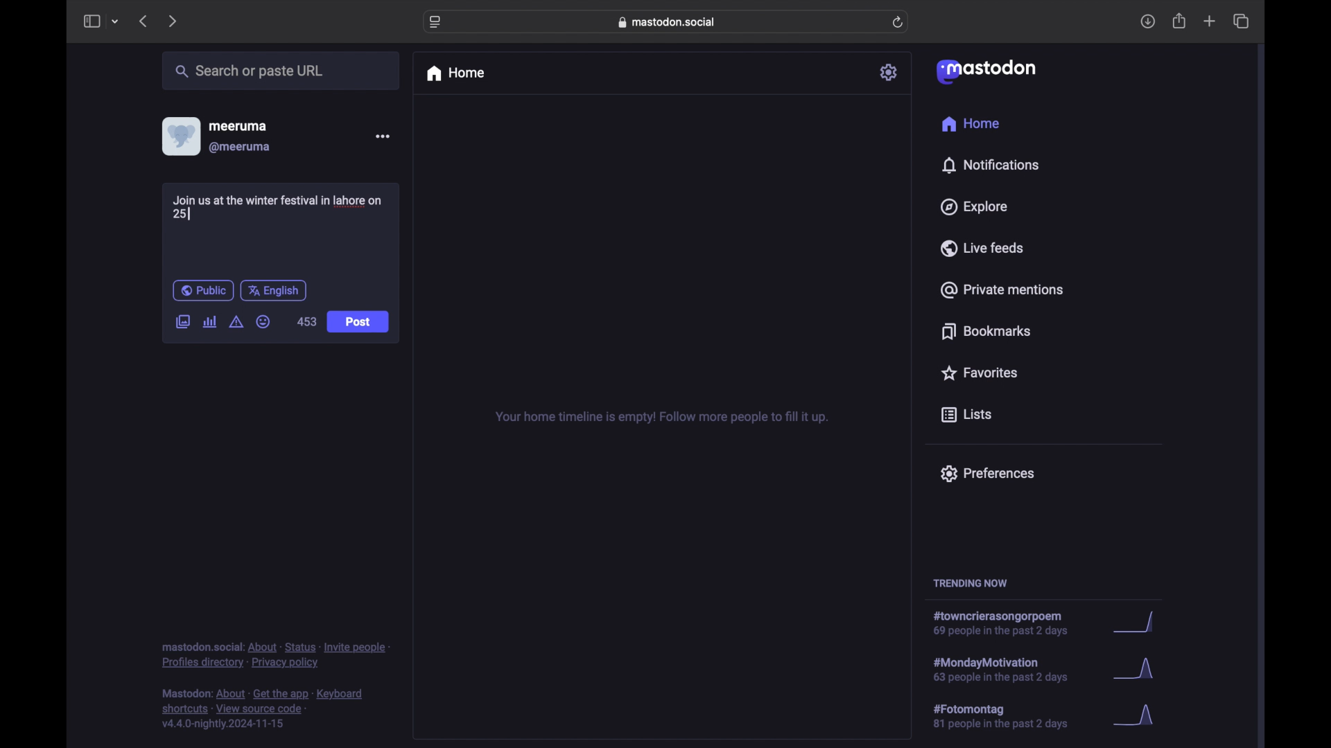 The height and width of the screenshot is (748, 1331). Describe the element at coordinates (437, 22) in the screenshot. I see `website settings` at that location.